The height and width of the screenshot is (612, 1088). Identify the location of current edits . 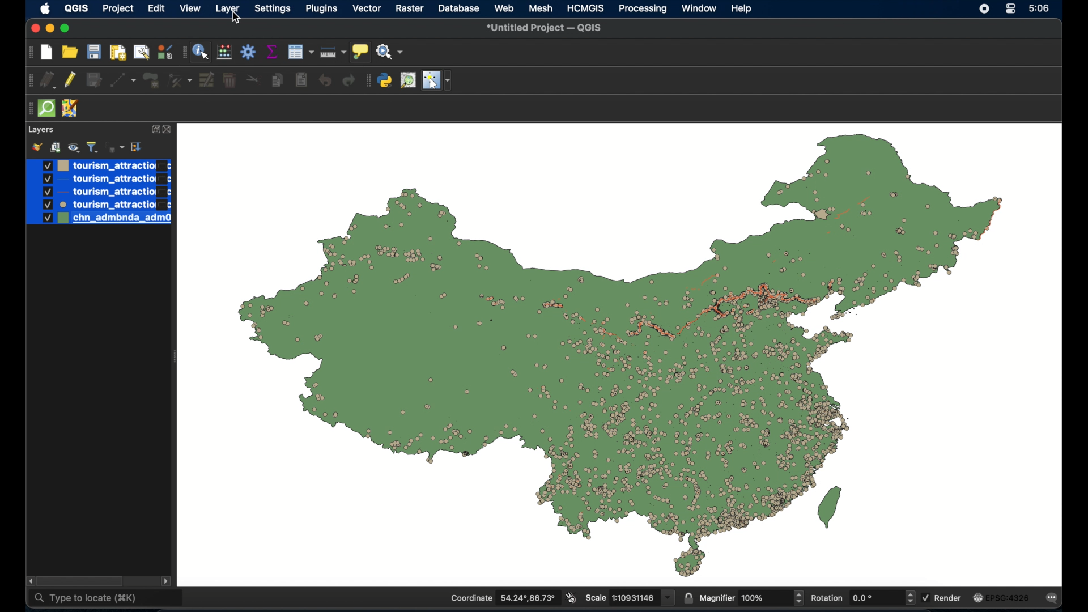
(49, 80).